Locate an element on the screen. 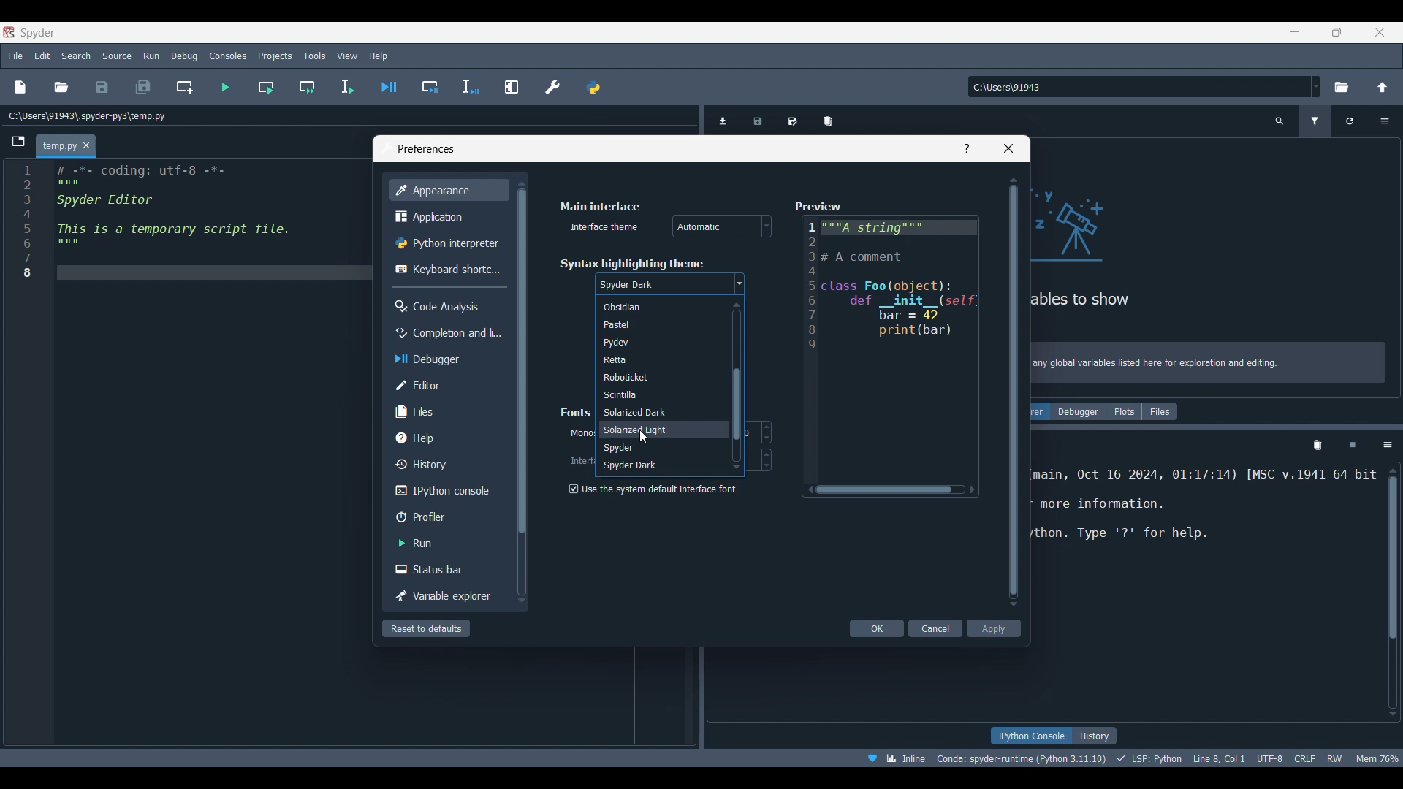 Image resolution: width=1403 pixels, height=789 pixels. 1
2
3
4
5
6
7
8 is located at coordinates (25, 223).